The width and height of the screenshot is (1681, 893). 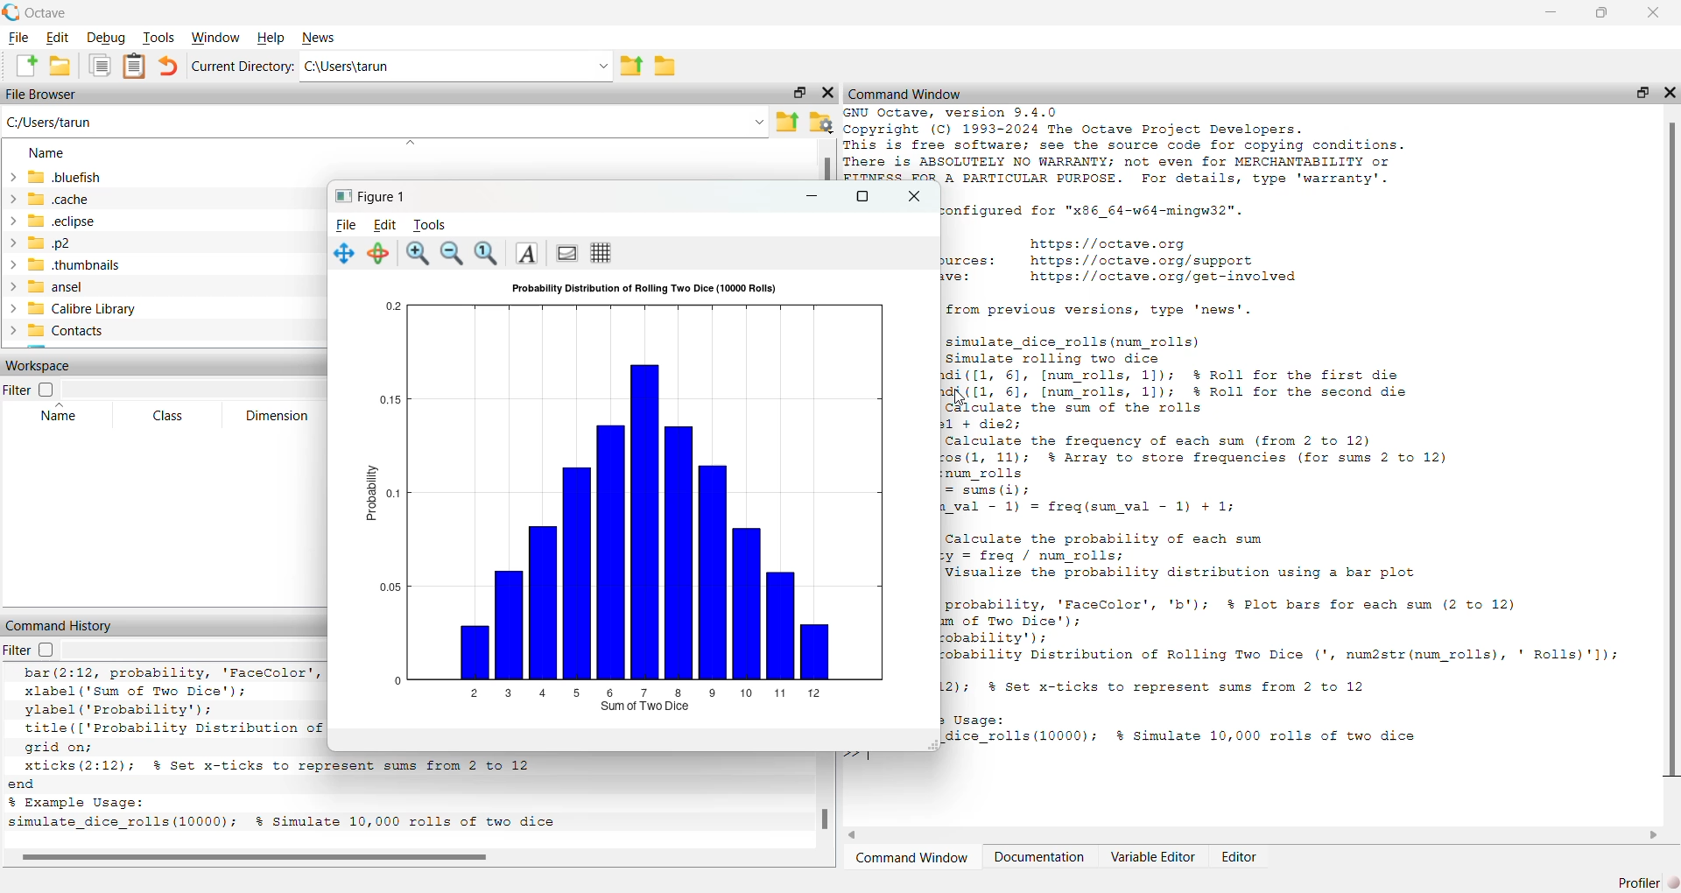 I want to click on Contacts, so click(x=60, y=329).